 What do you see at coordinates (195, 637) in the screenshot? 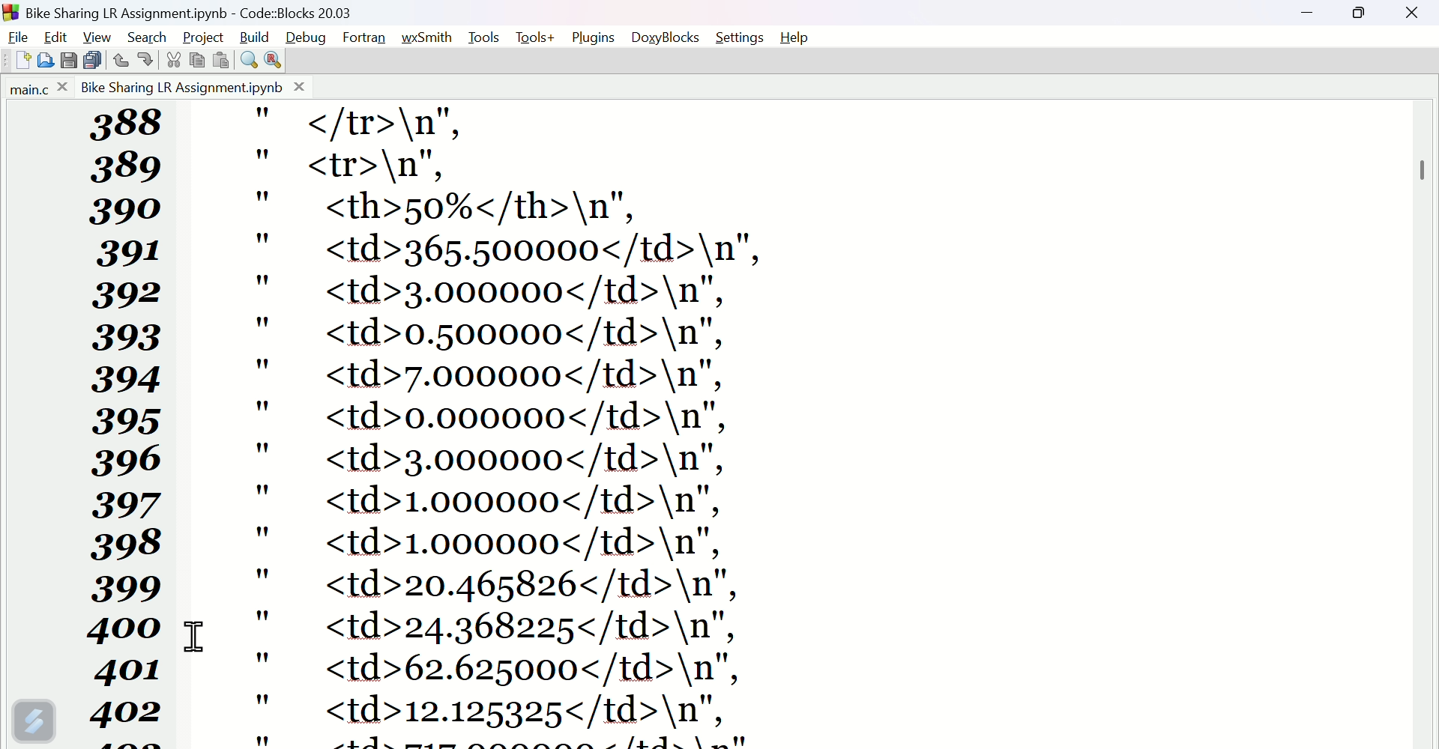
I see `Text Cursor` at bounding box center [195, 637].